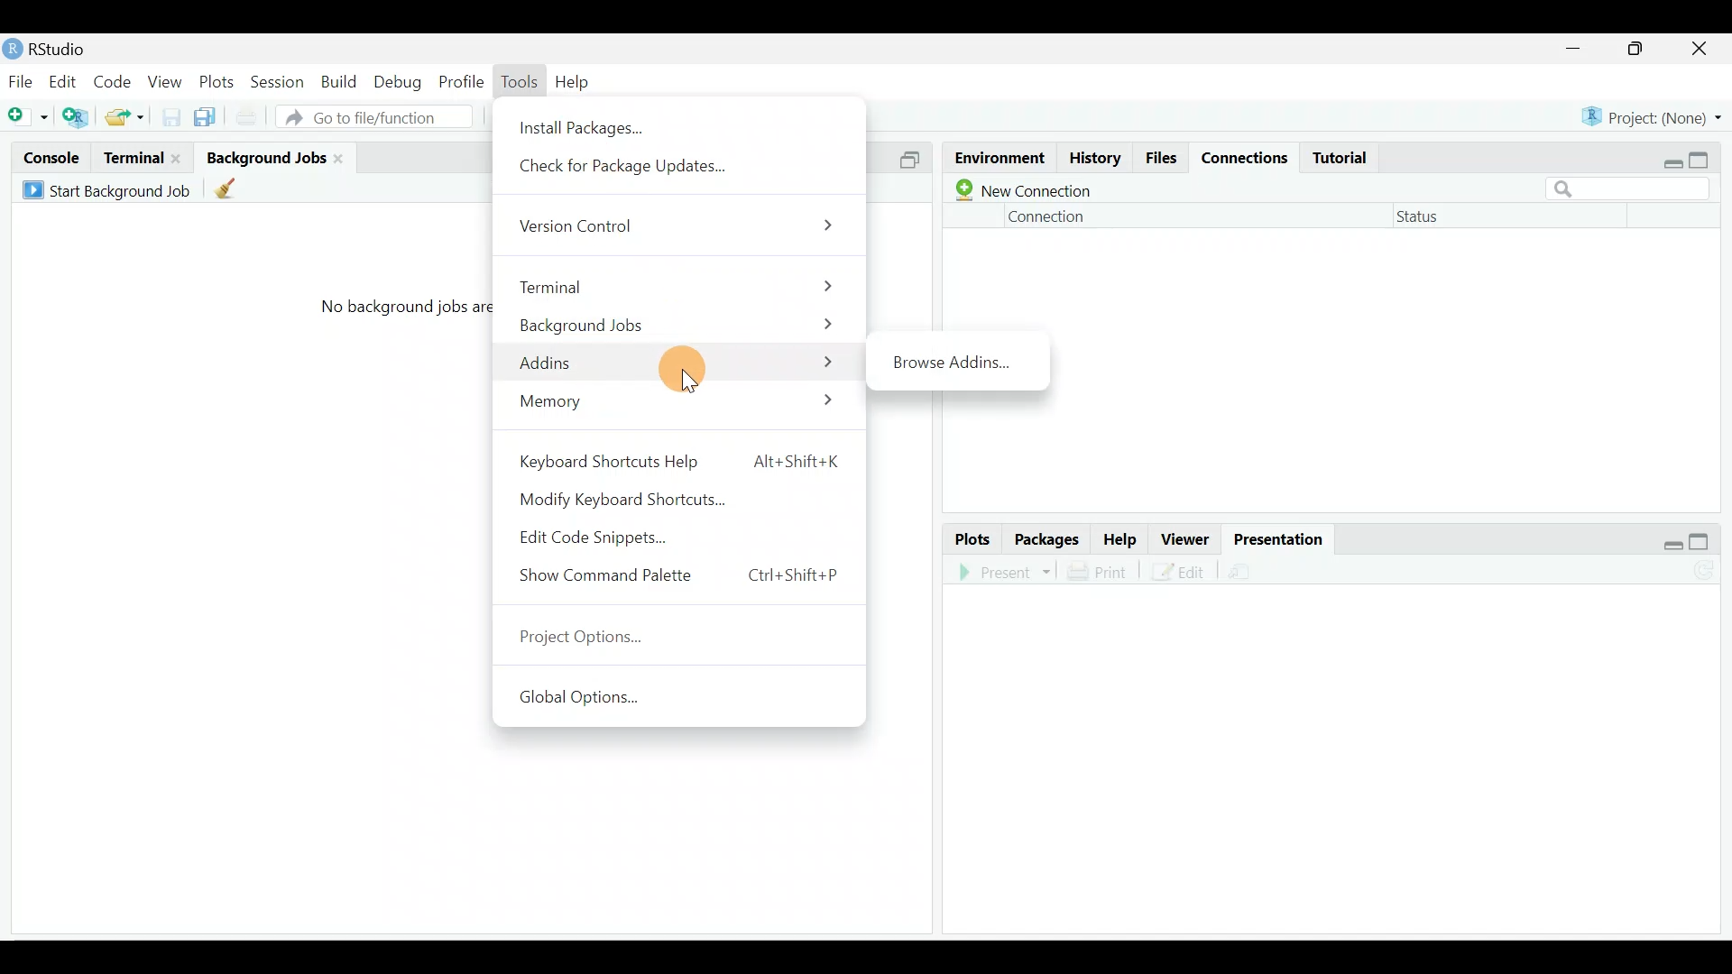 This screenshot has width=1732, height=974. Describe the element at coordinates (166, 83) in the screenshot. I see `View` at that location.